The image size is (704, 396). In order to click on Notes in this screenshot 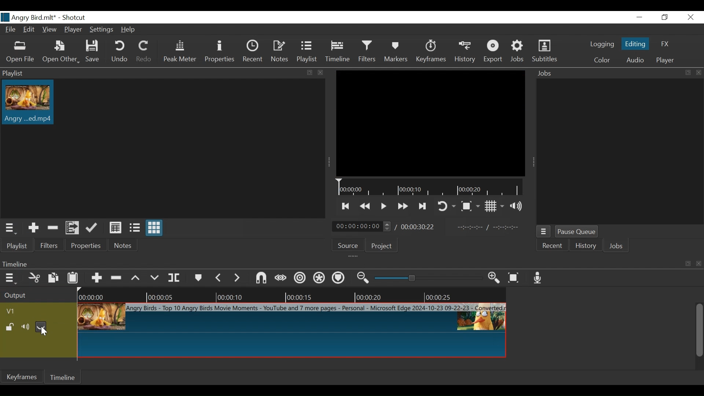, I will do `click(124, 244)`.